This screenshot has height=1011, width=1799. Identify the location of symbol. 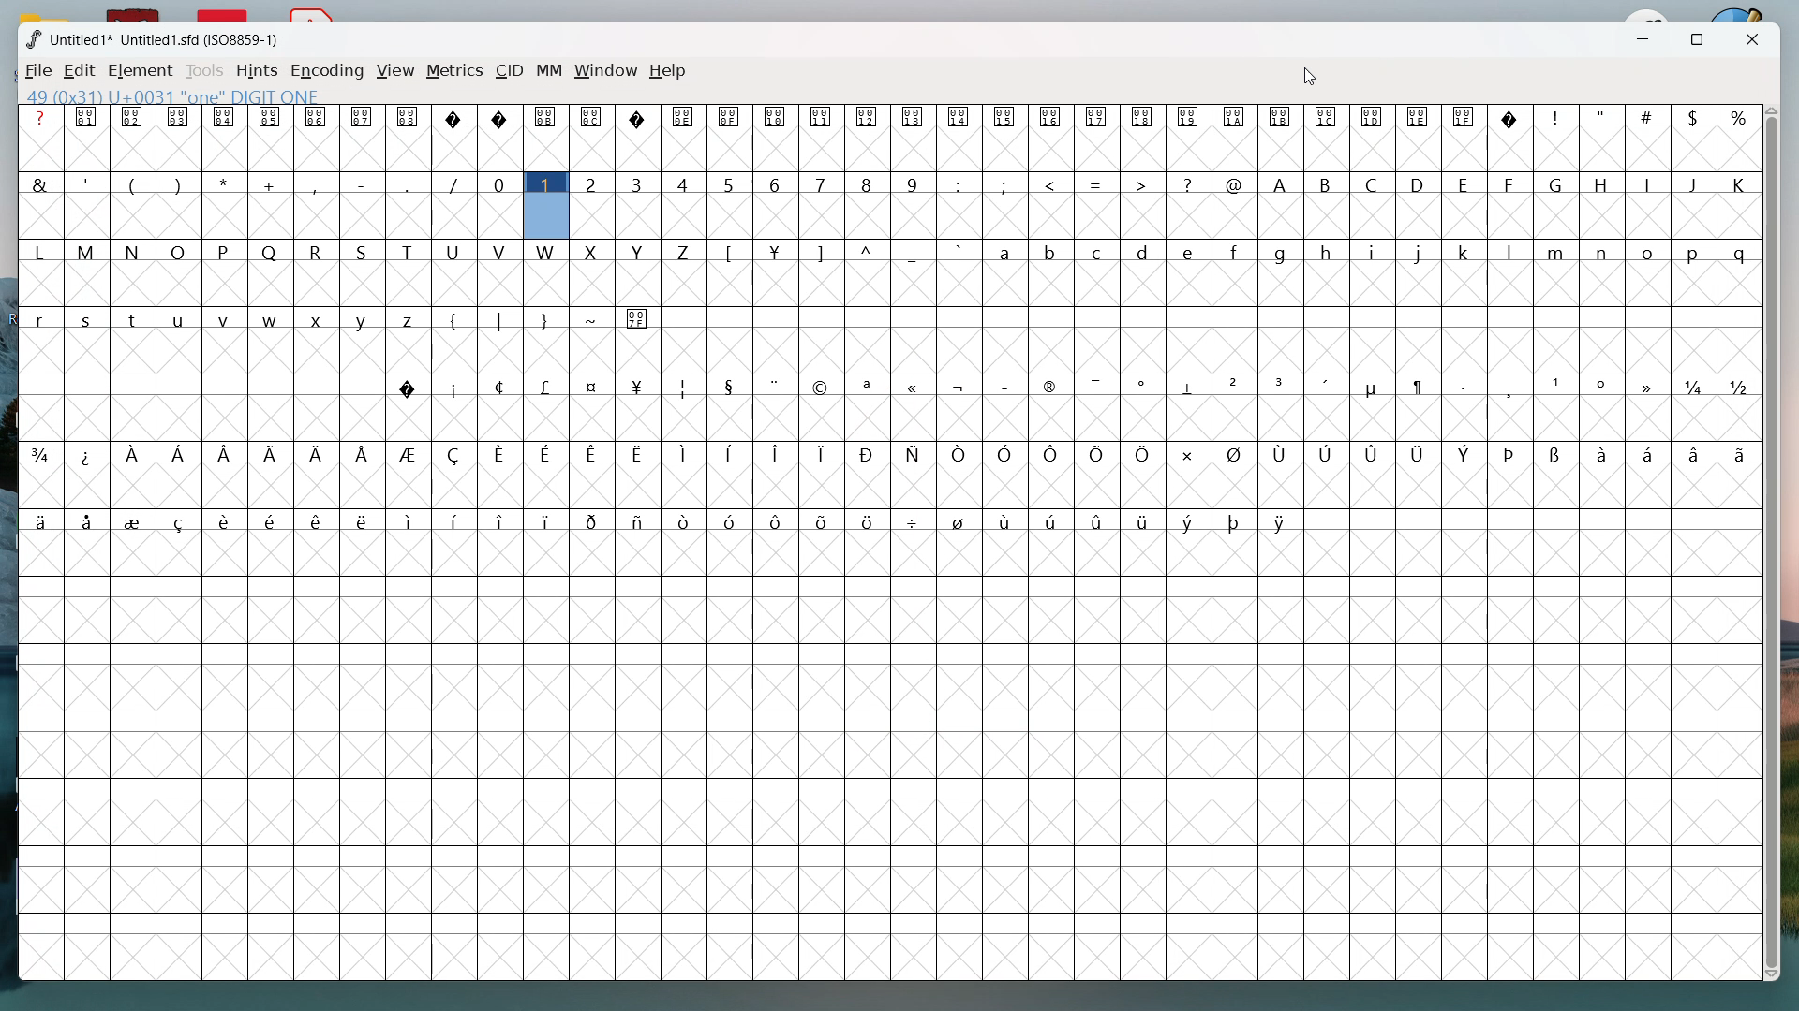
(1236, 385).